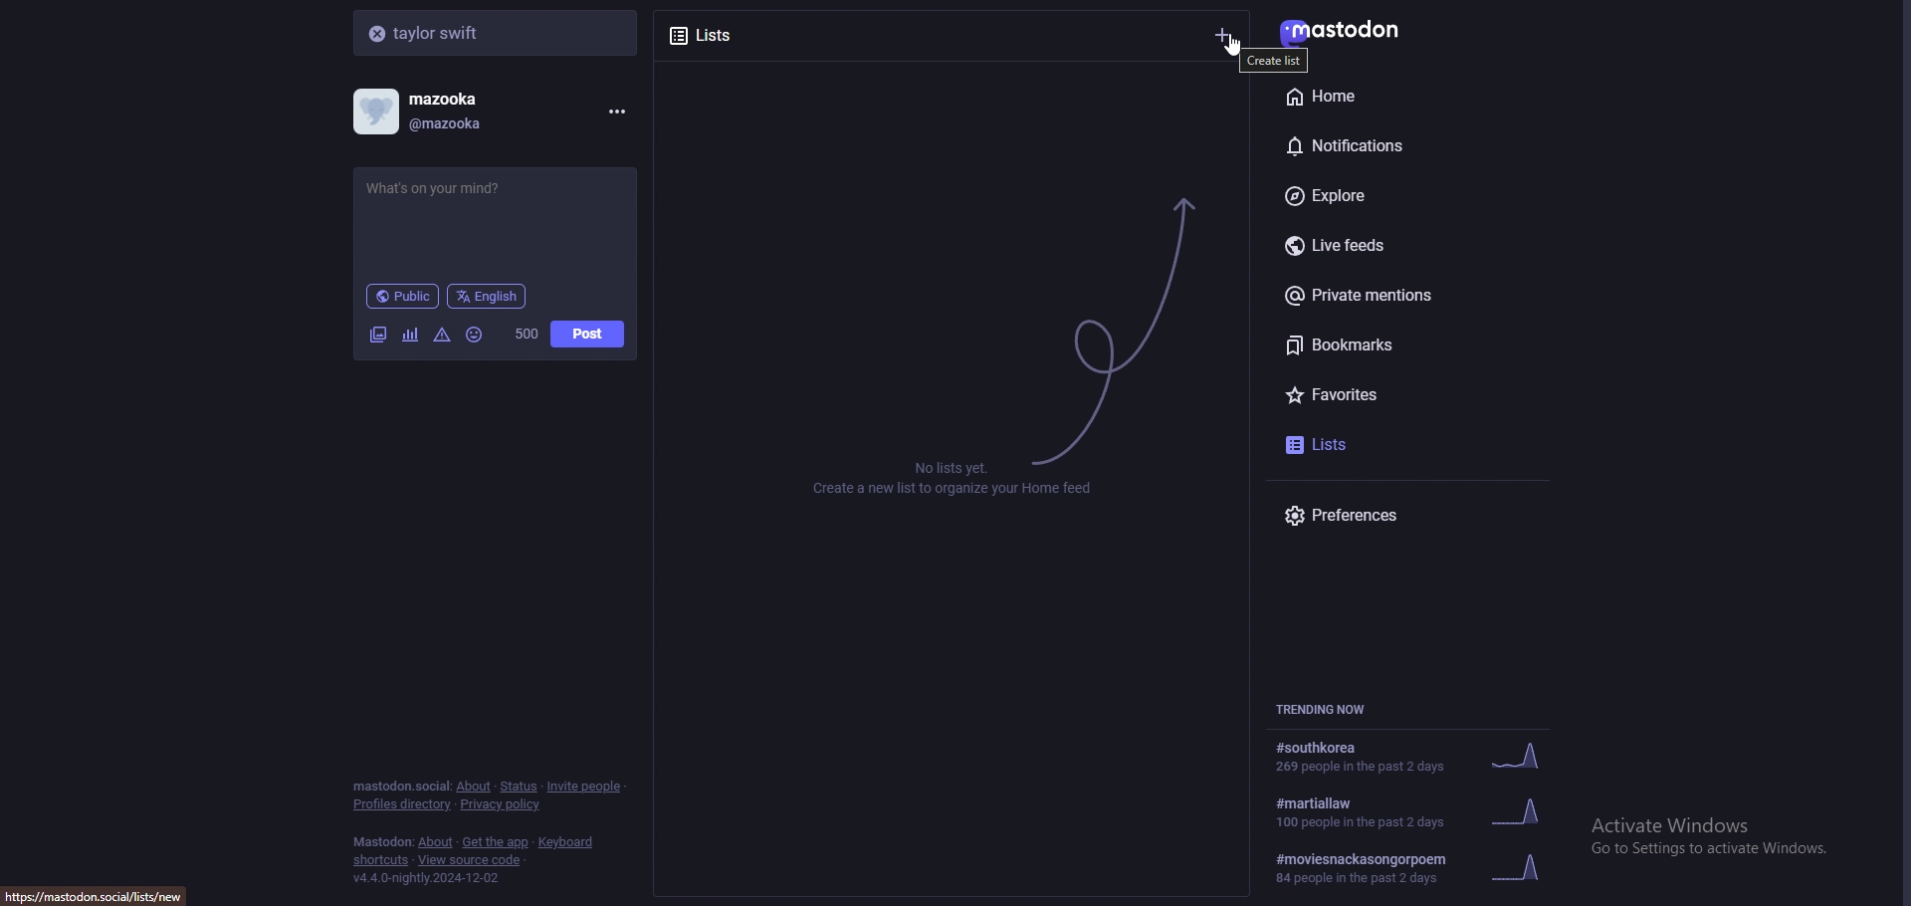 The width and height of the screenshot is (1911, 906). Describe the element at coordinates (382, 842) in the screenshot. I see `mastodon` at that location.